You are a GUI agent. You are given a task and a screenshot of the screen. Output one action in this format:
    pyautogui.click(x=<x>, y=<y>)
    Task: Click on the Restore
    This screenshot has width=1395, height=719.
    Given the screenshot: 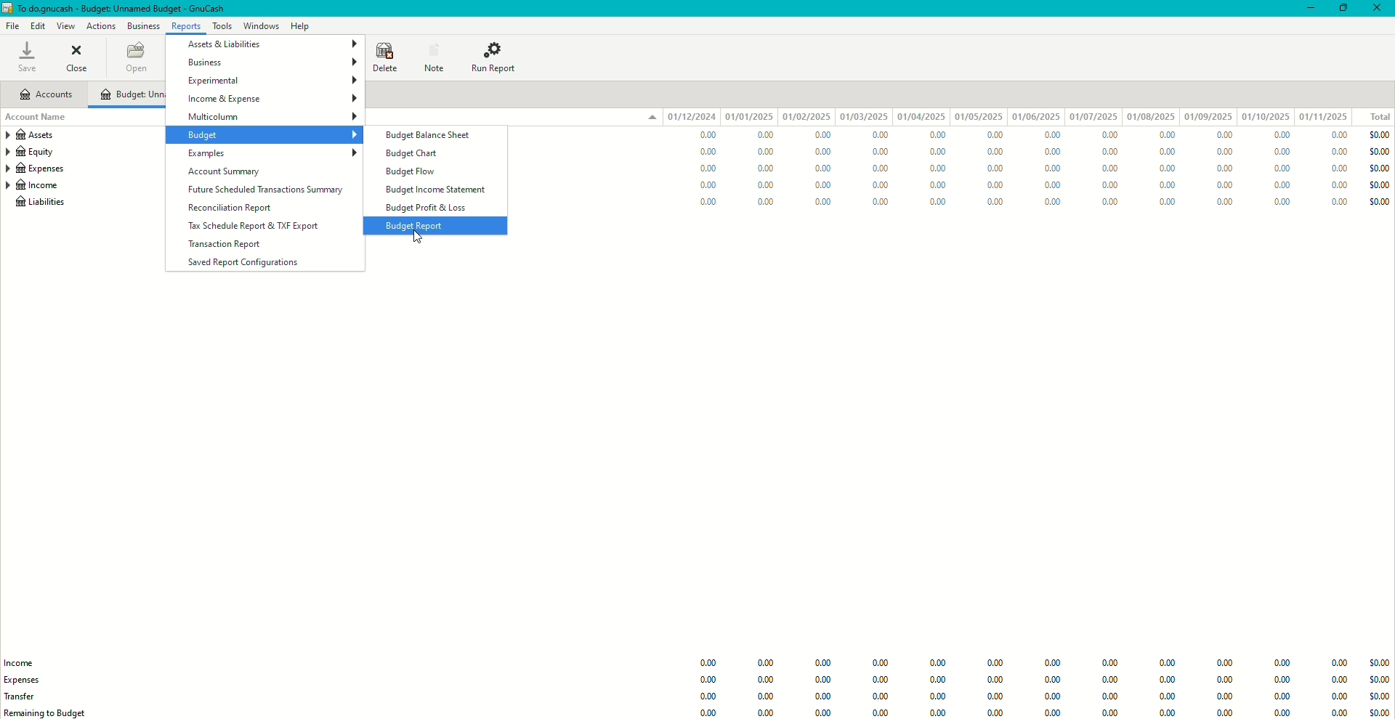 What is the action you would take?
    pyautogui.click(x=1344, y=9)
    